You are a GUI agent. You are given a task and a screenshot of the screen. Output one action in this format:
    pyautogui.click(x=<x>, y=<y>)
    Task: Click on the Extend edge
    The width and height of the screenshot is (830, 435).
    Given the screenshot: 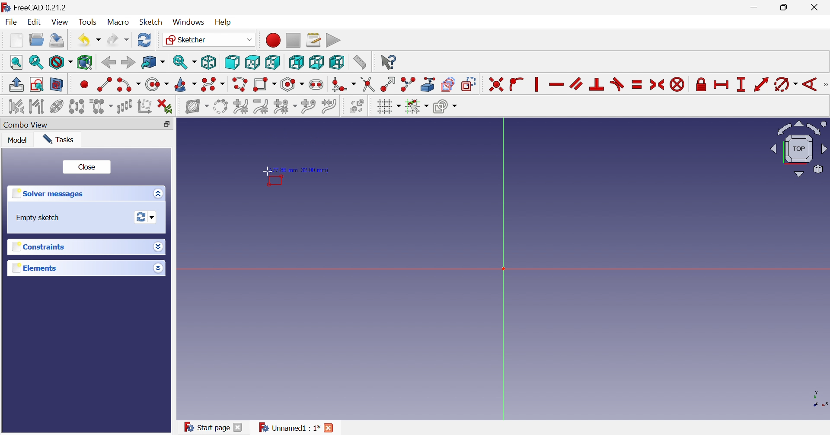 What is the action you would take?
    pyautogui.click(x=387, y=84)
    